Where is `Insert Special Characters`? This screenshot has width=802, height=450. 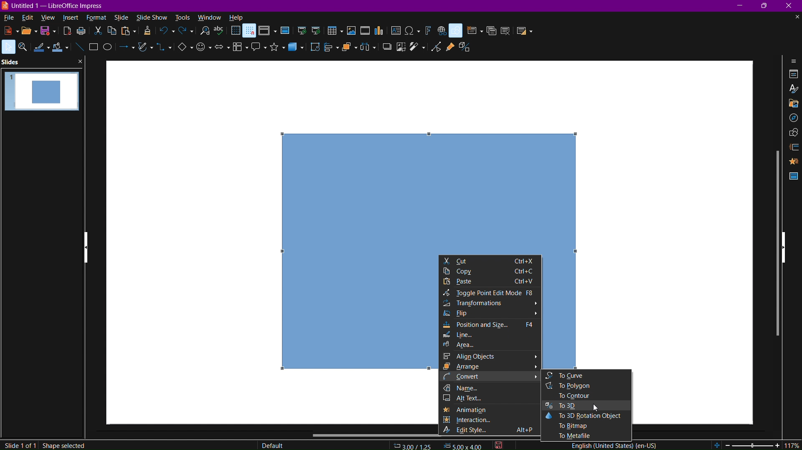 Insert Special Characters is located at coordinates (413, 30).